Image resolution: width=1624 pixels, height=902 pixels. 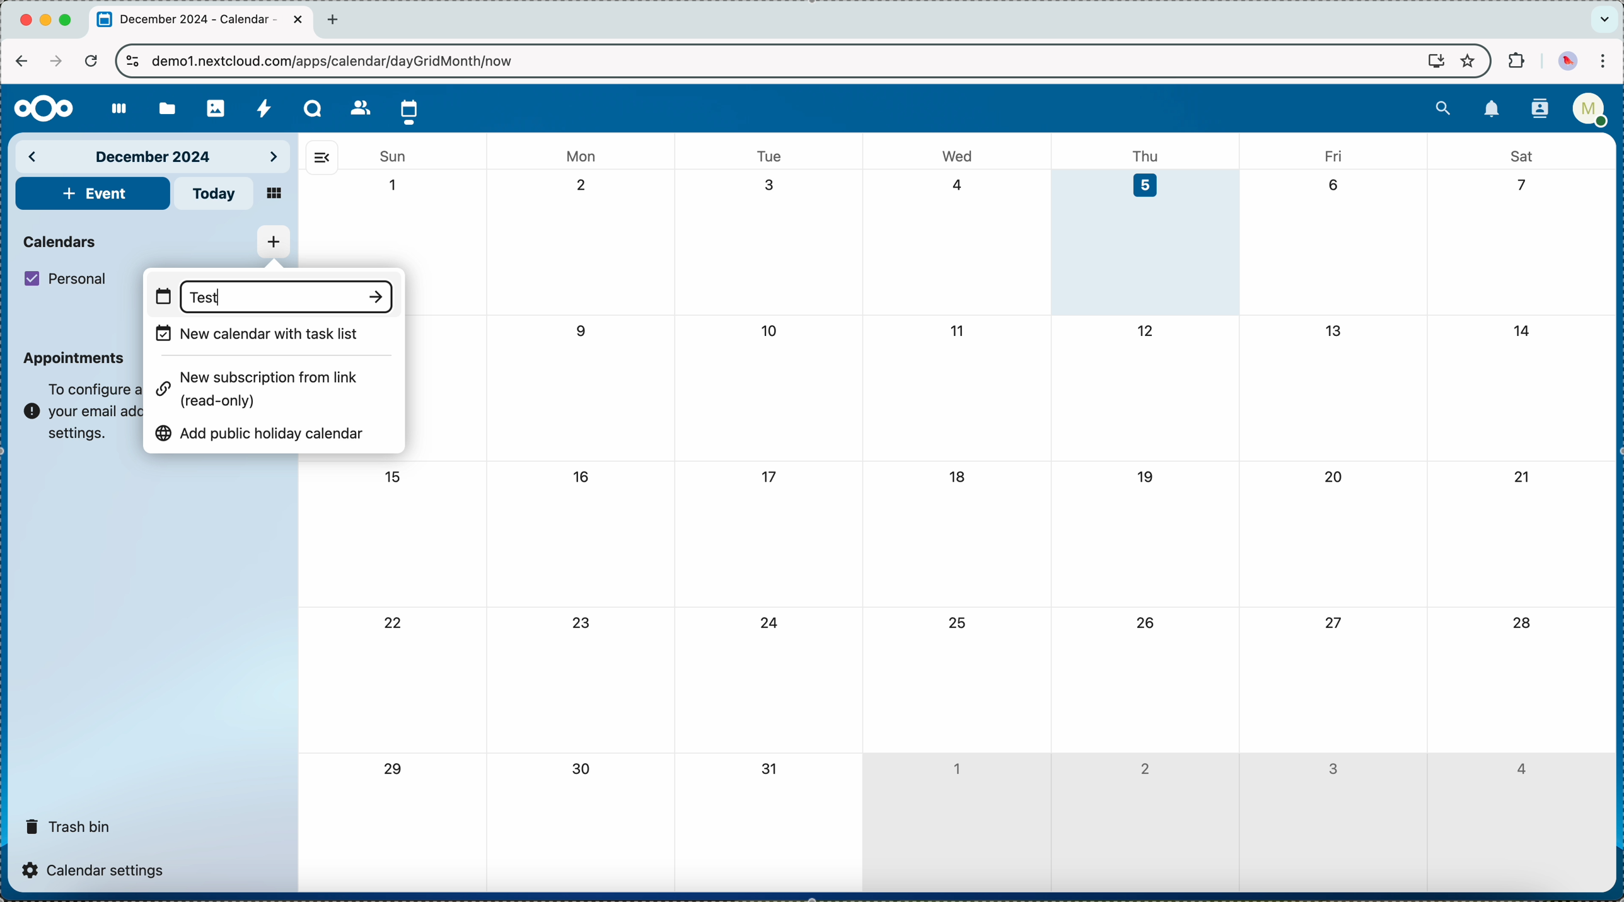 I want to click on 20, so click(x=1335, y=477).